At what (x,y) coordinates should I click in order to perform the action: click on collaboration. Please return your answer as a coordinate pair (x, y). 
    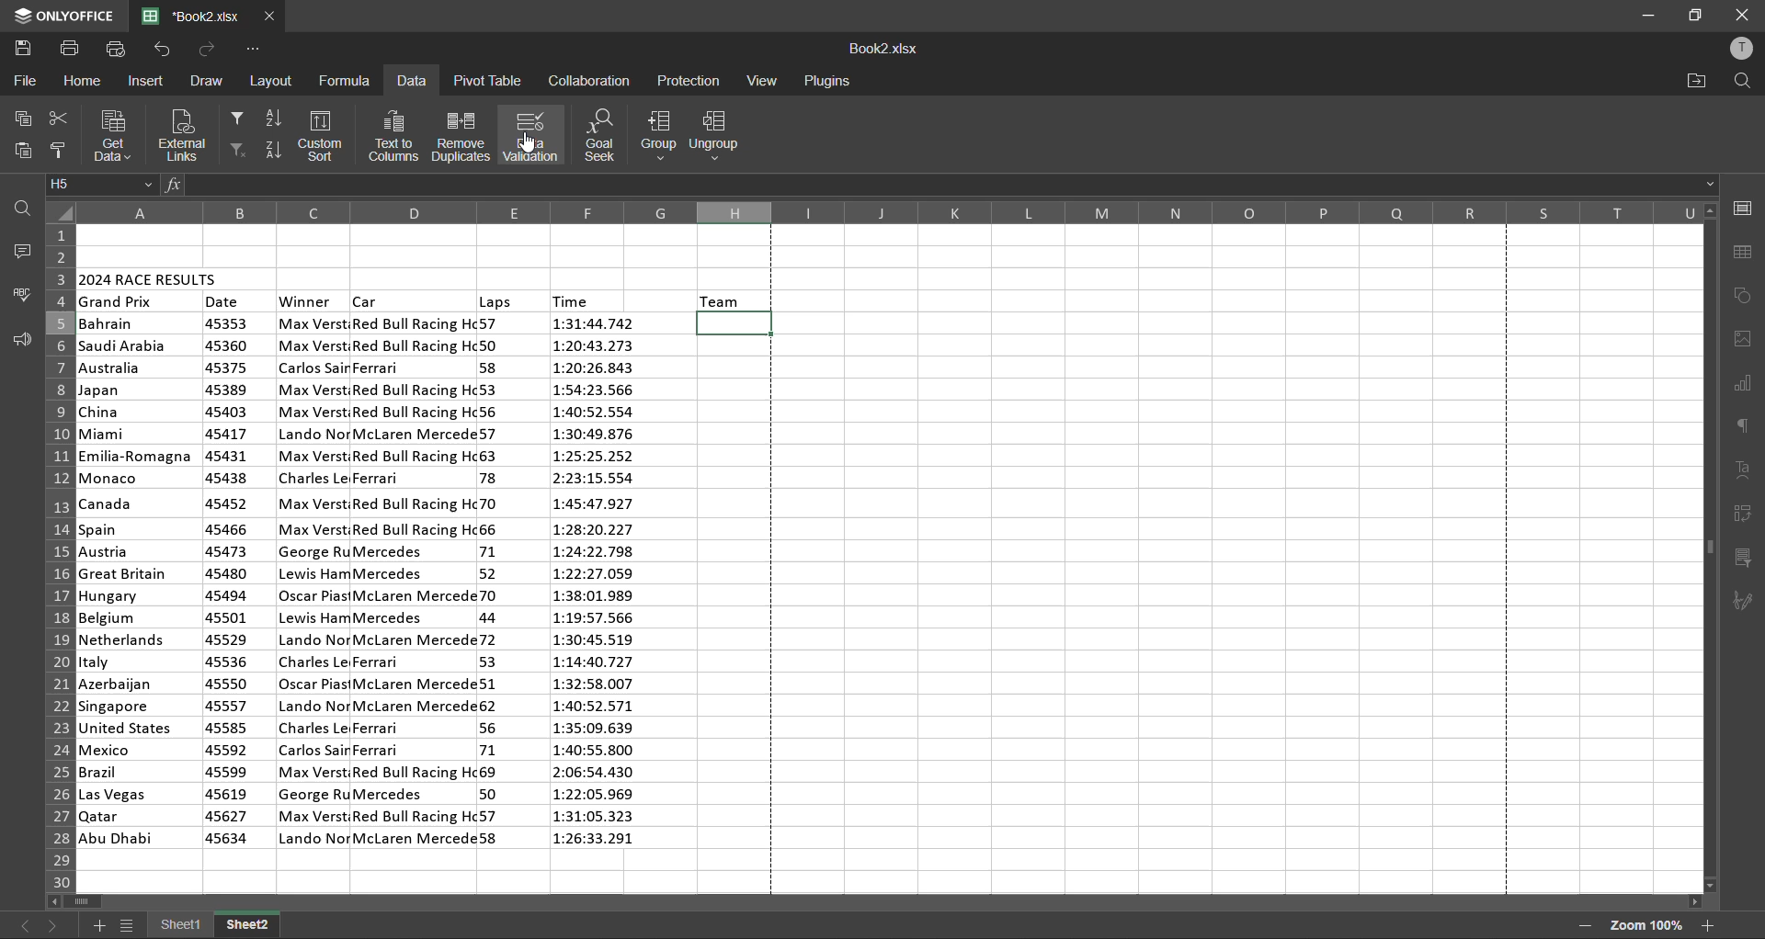
    Looking at the image, I should click on (588, 80).